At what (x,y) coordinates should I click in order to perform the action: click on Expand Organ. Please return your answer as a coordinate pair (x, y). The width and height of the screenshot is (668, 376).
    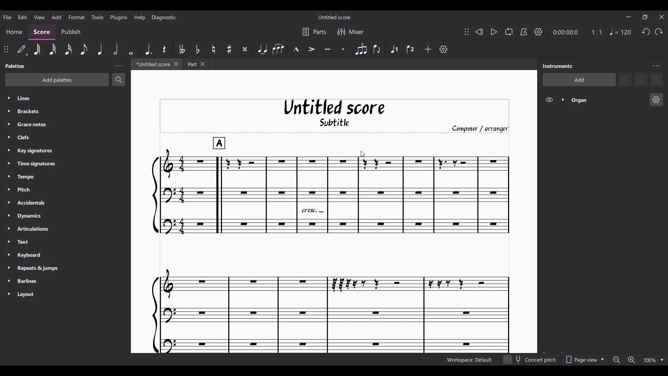
    Looking at the image, I should click on (562, 100).